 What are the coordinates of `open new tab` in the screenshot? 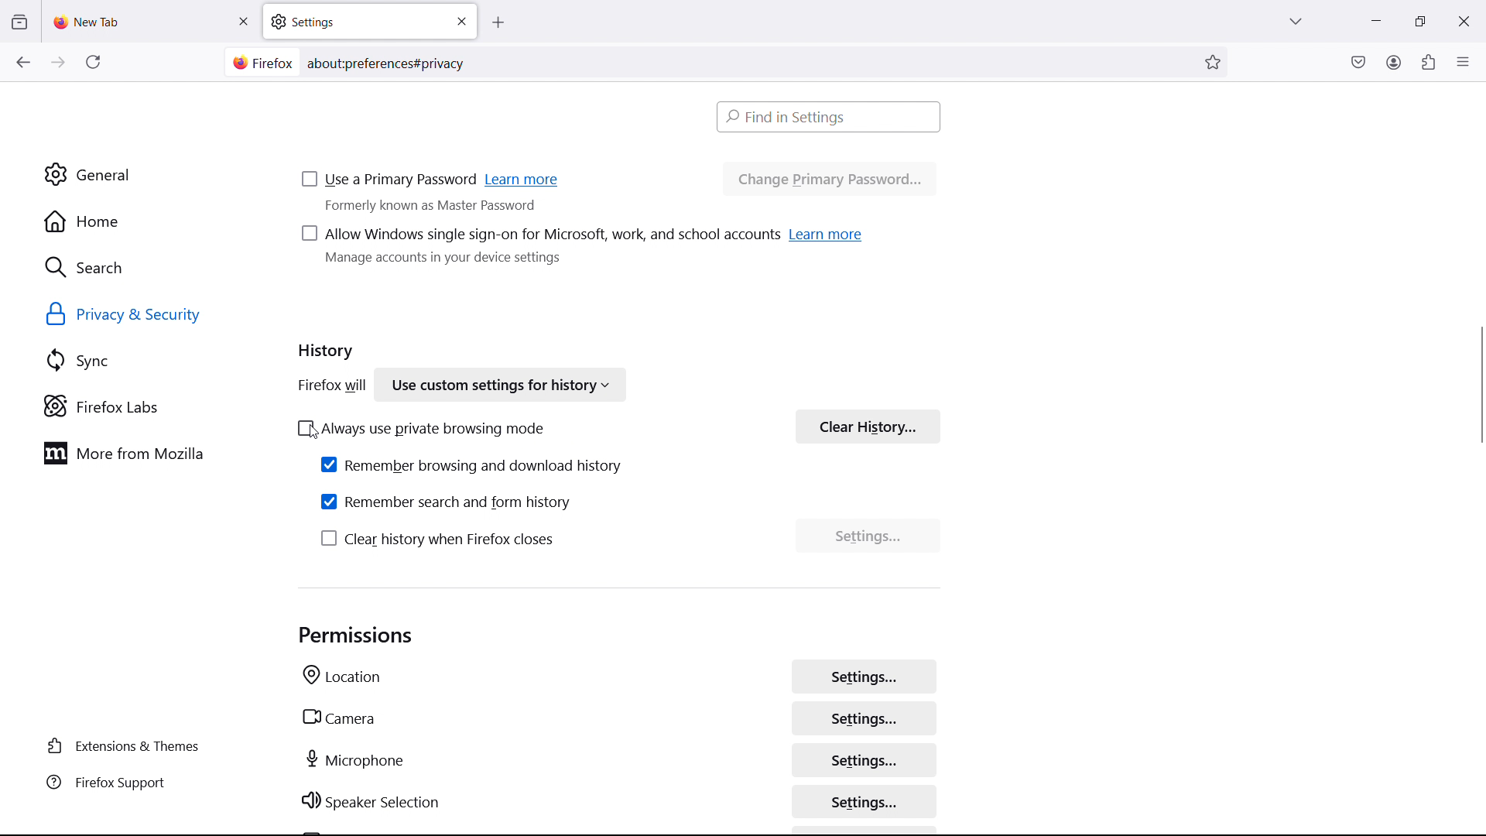 It's located at (513, 23).